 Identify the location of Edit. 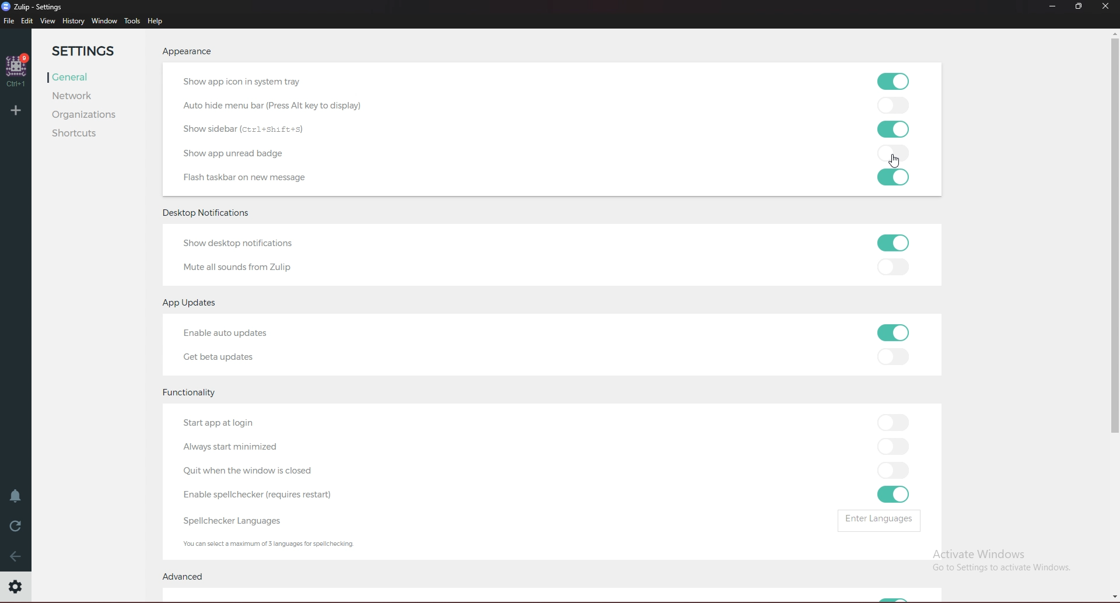
(27, 22).